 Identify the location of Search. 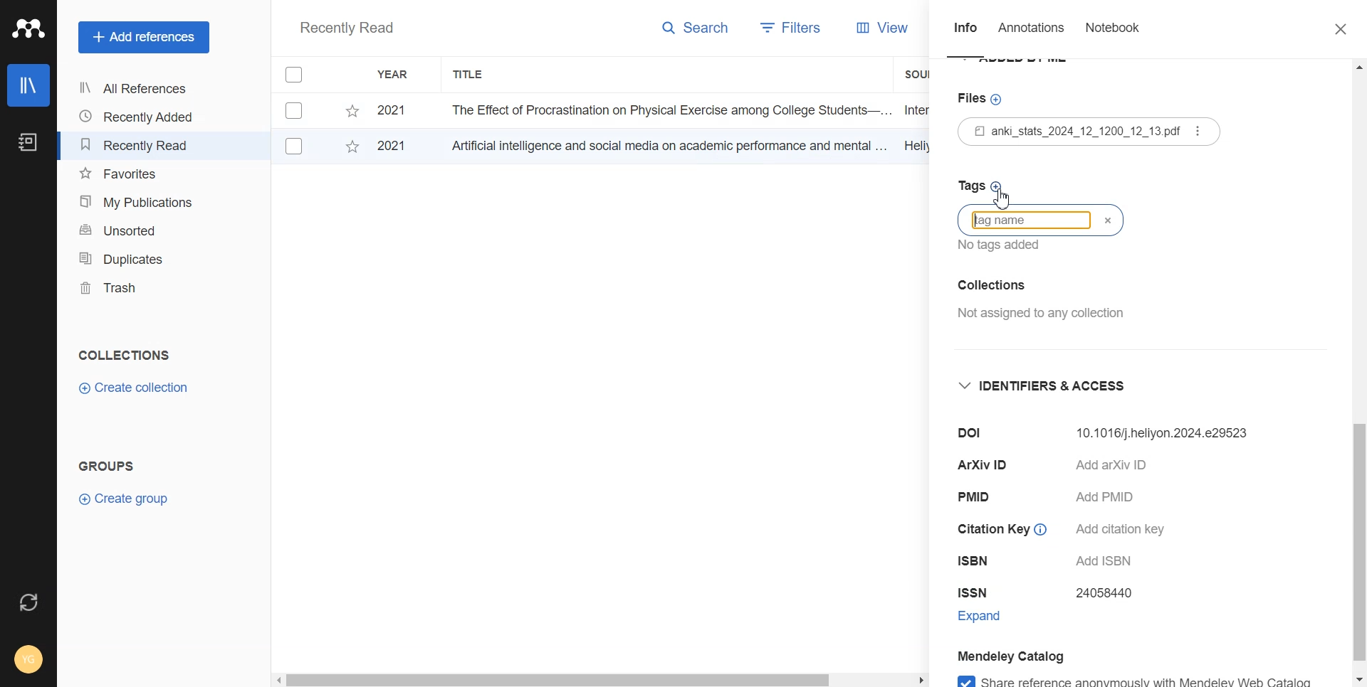
(696, 31).